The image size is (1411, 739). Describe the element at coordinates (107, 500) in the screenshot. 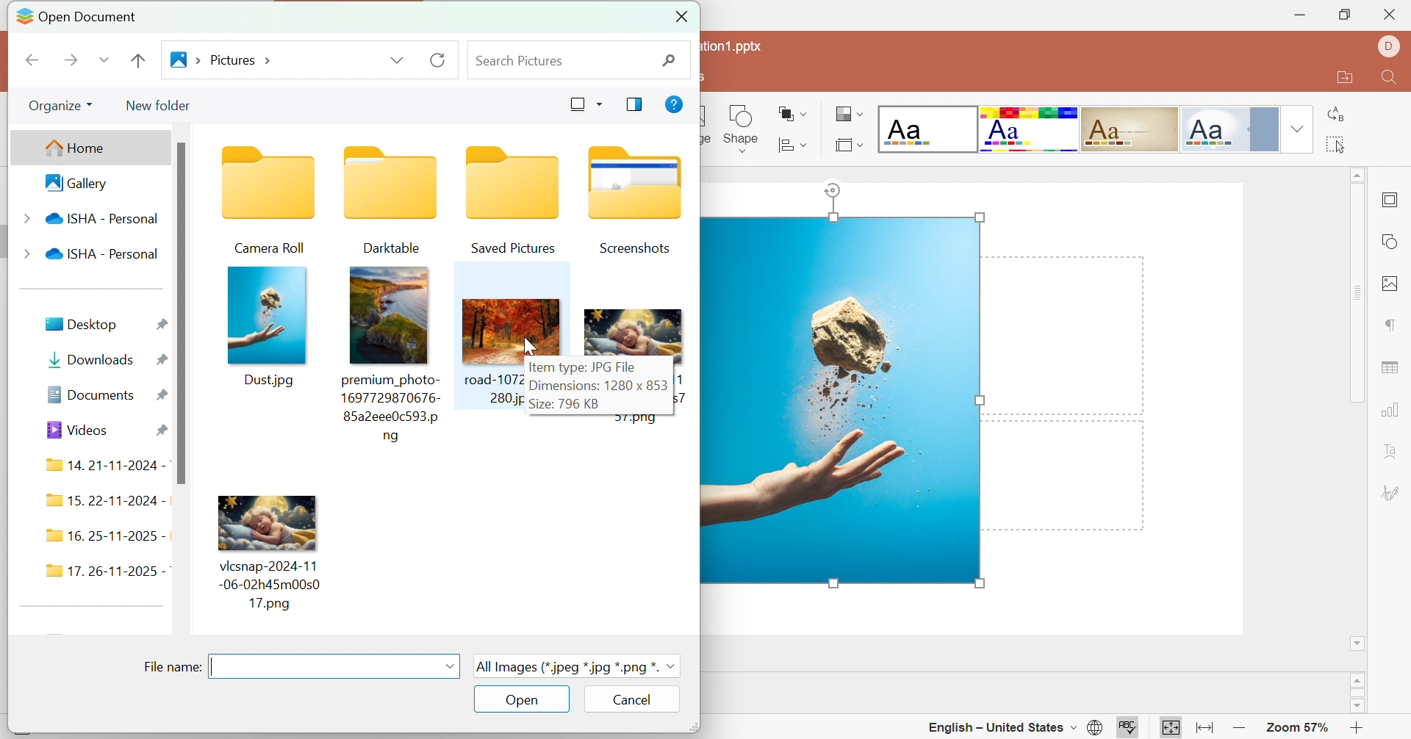

I see `15. 22-11-2024 -` at that location.